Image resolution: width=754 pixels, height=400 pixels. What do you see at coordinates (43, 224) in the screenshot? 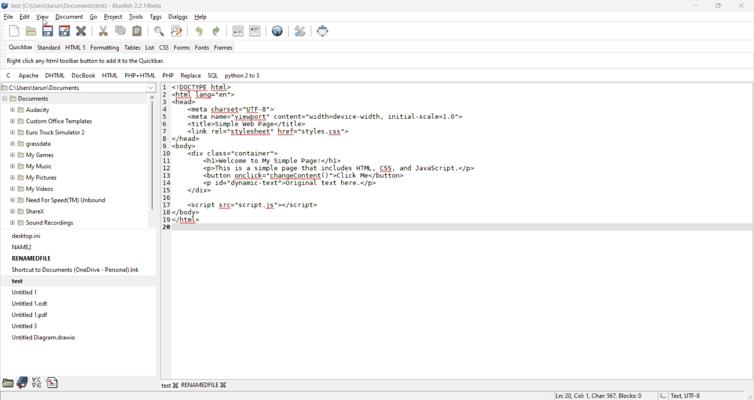
I see `@ [9 Sound Recordings` at bounding box center [43, 224].